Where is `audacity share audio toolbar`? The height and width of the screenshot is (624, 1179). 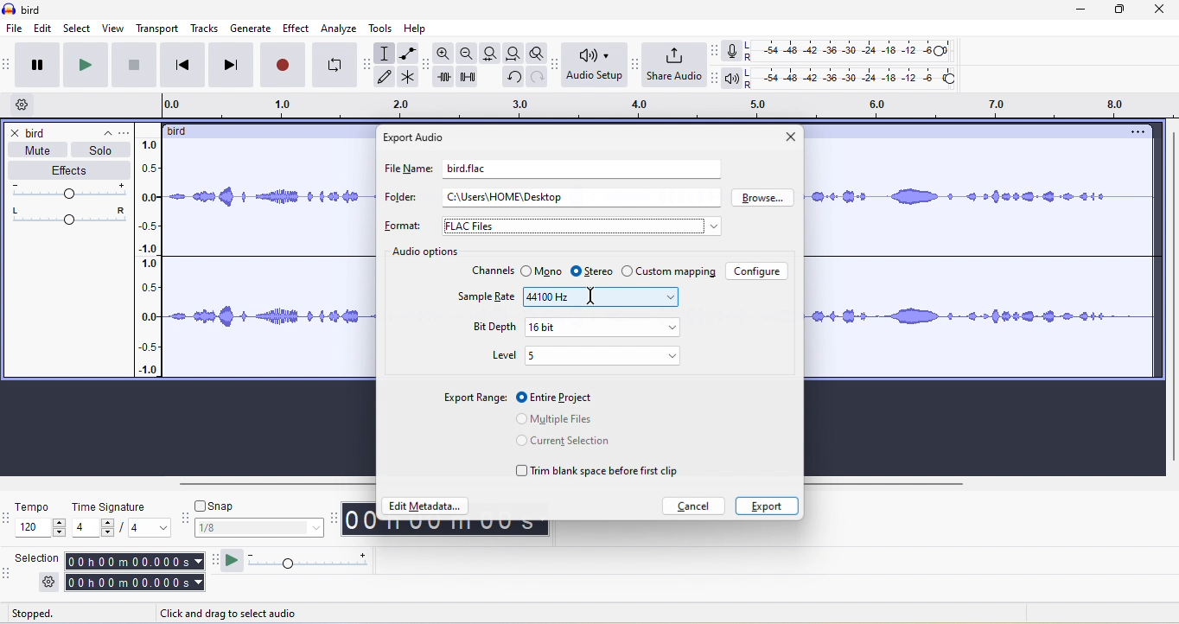
audacity share audio toolbar is located at coordinates (633, 66).